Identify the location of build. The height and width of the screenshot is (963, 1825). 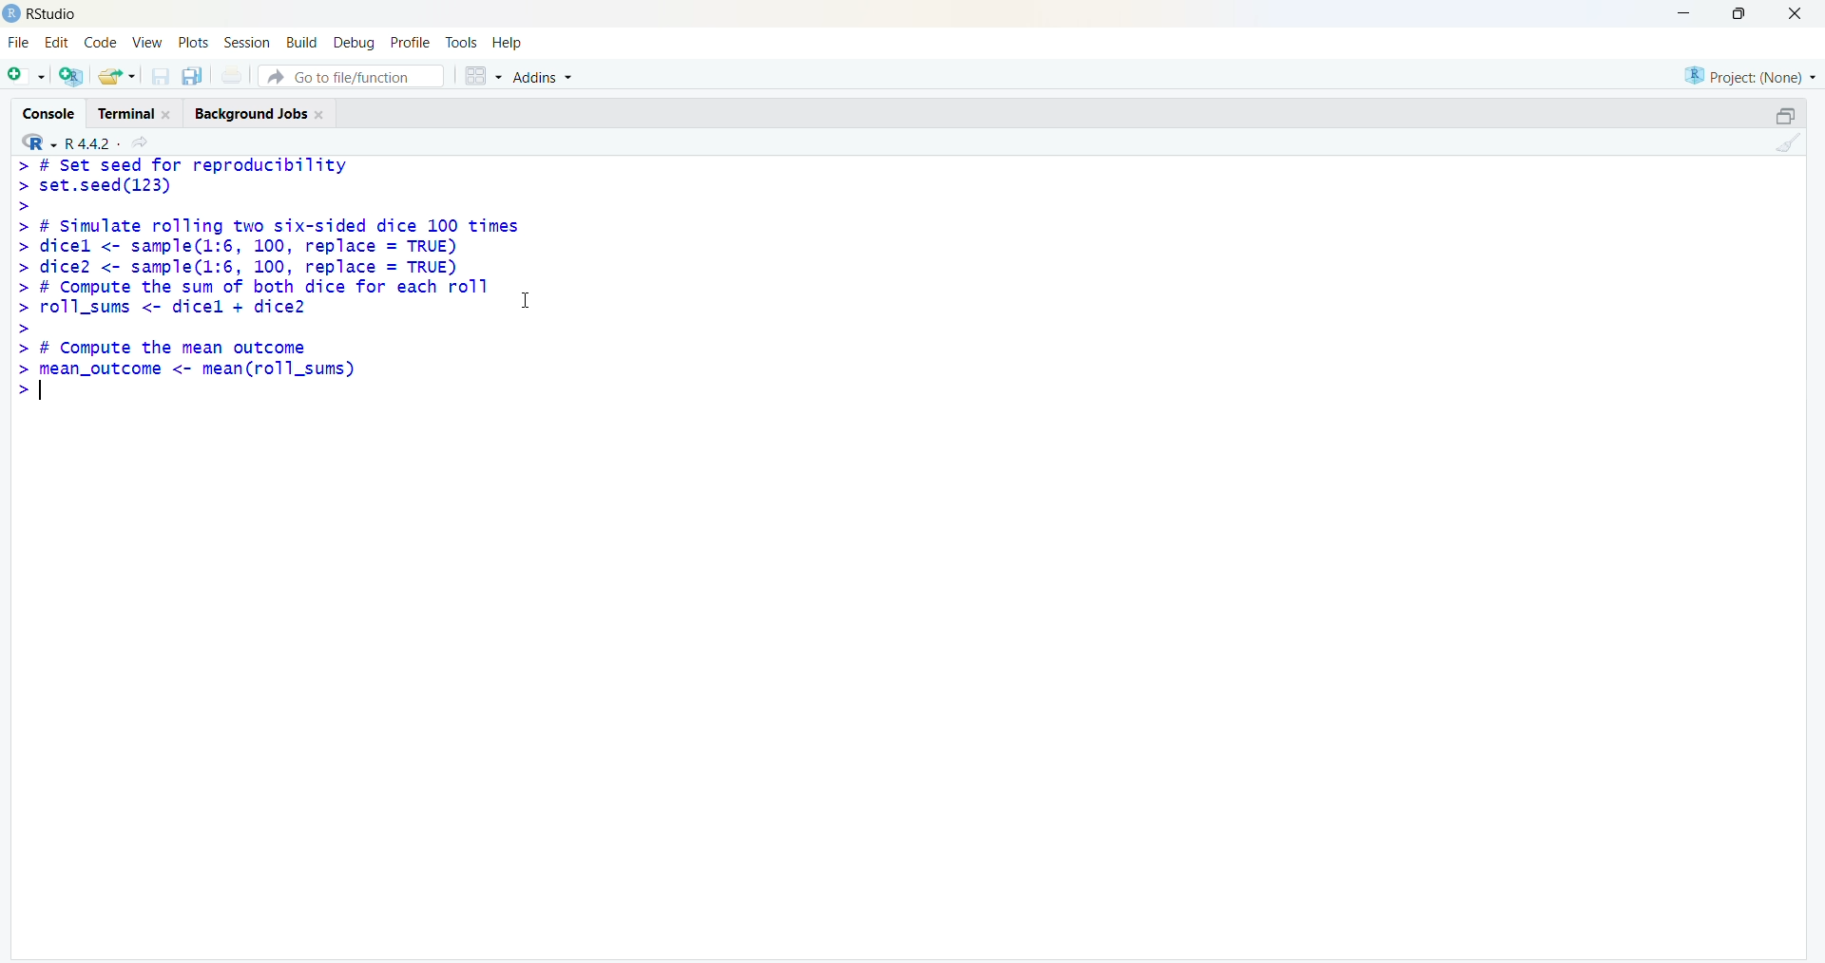
(300, 44).